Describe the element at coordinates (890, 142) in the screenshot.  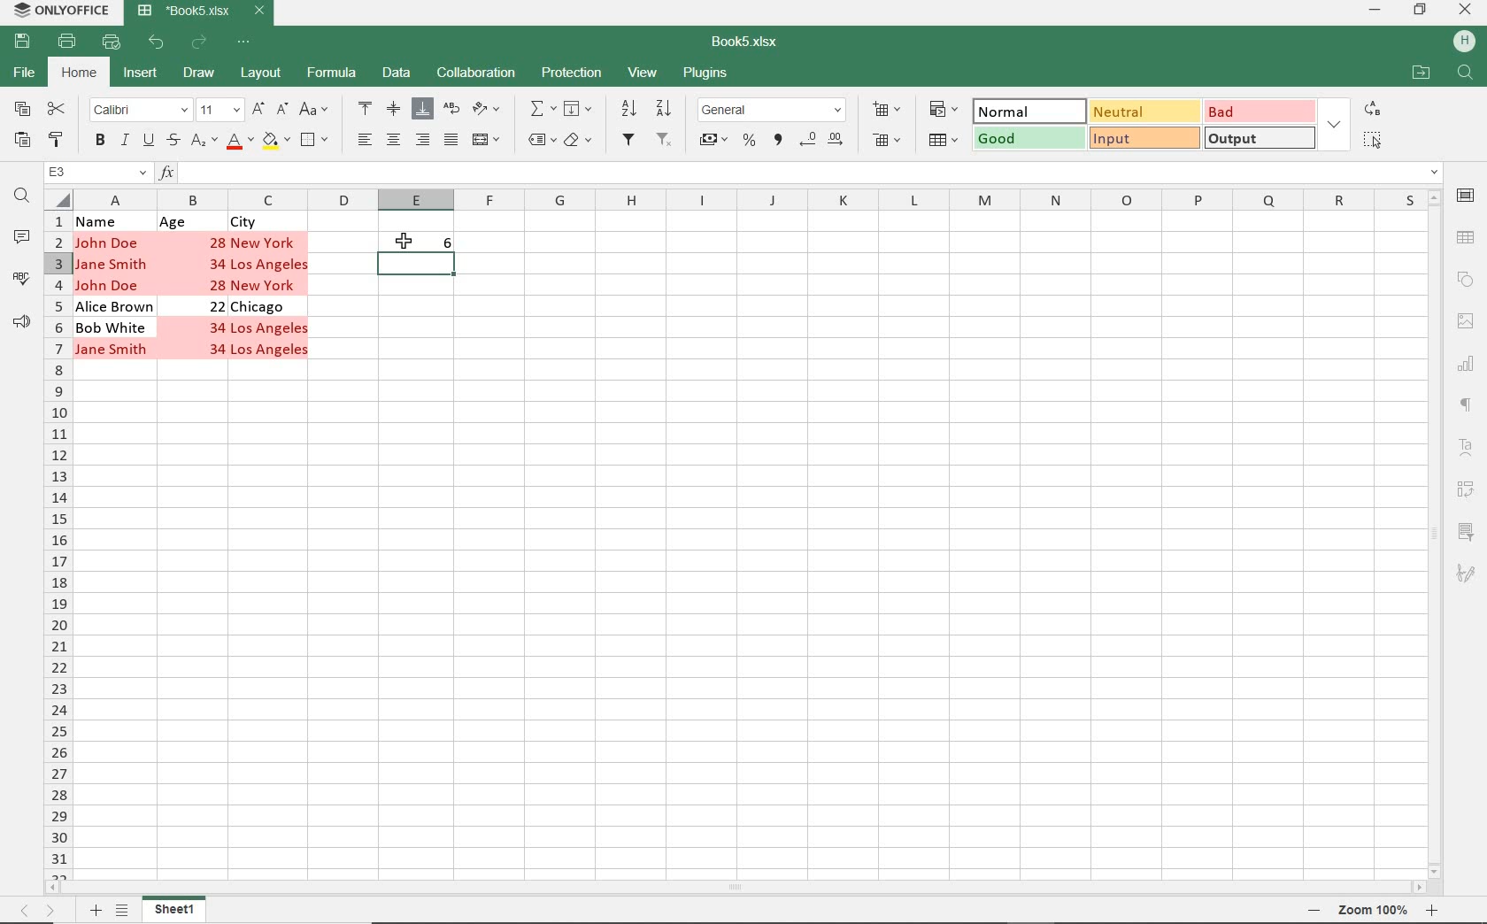
I see `DELETE CELLS` at that location.